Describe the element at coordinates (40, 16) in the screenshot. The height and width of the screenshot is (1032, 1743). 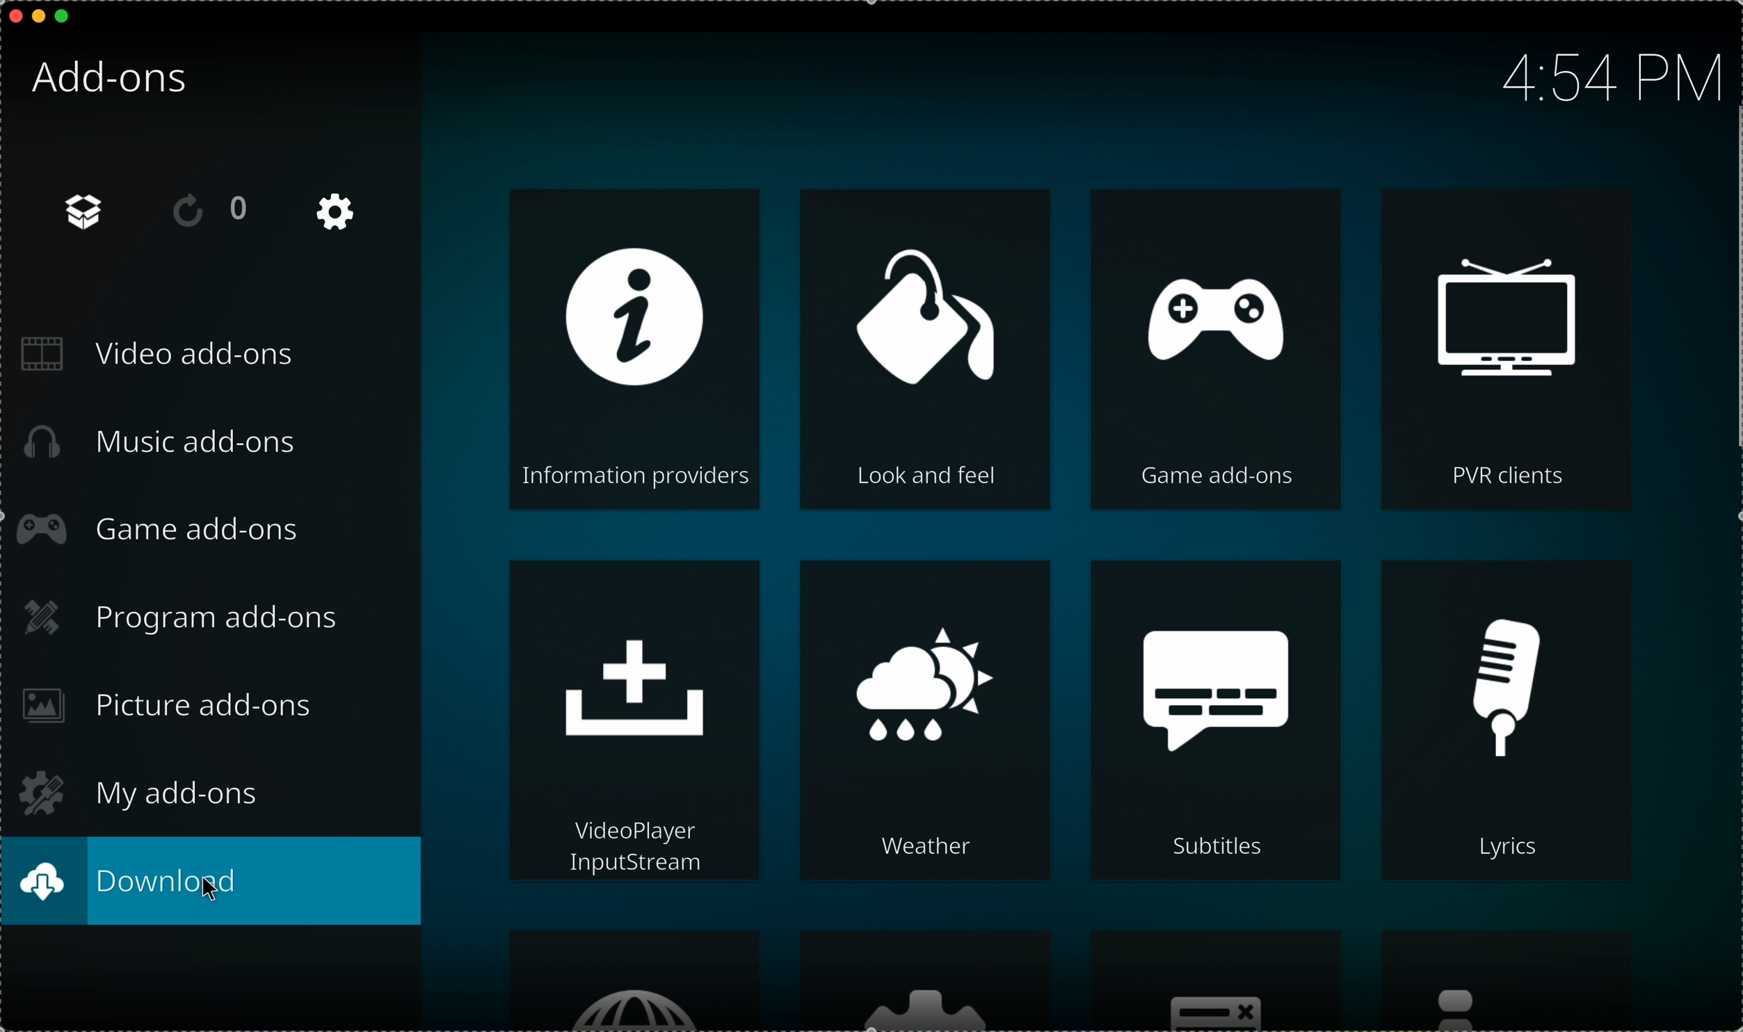
I see `minimize` at that location.